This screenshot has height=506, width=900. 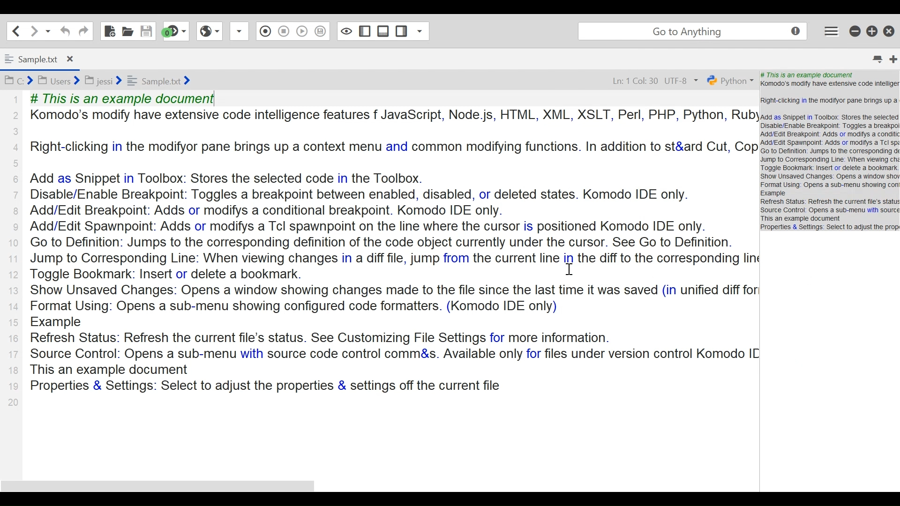 I want to click on Stop Recording Macro, so click(x=265, y=30).